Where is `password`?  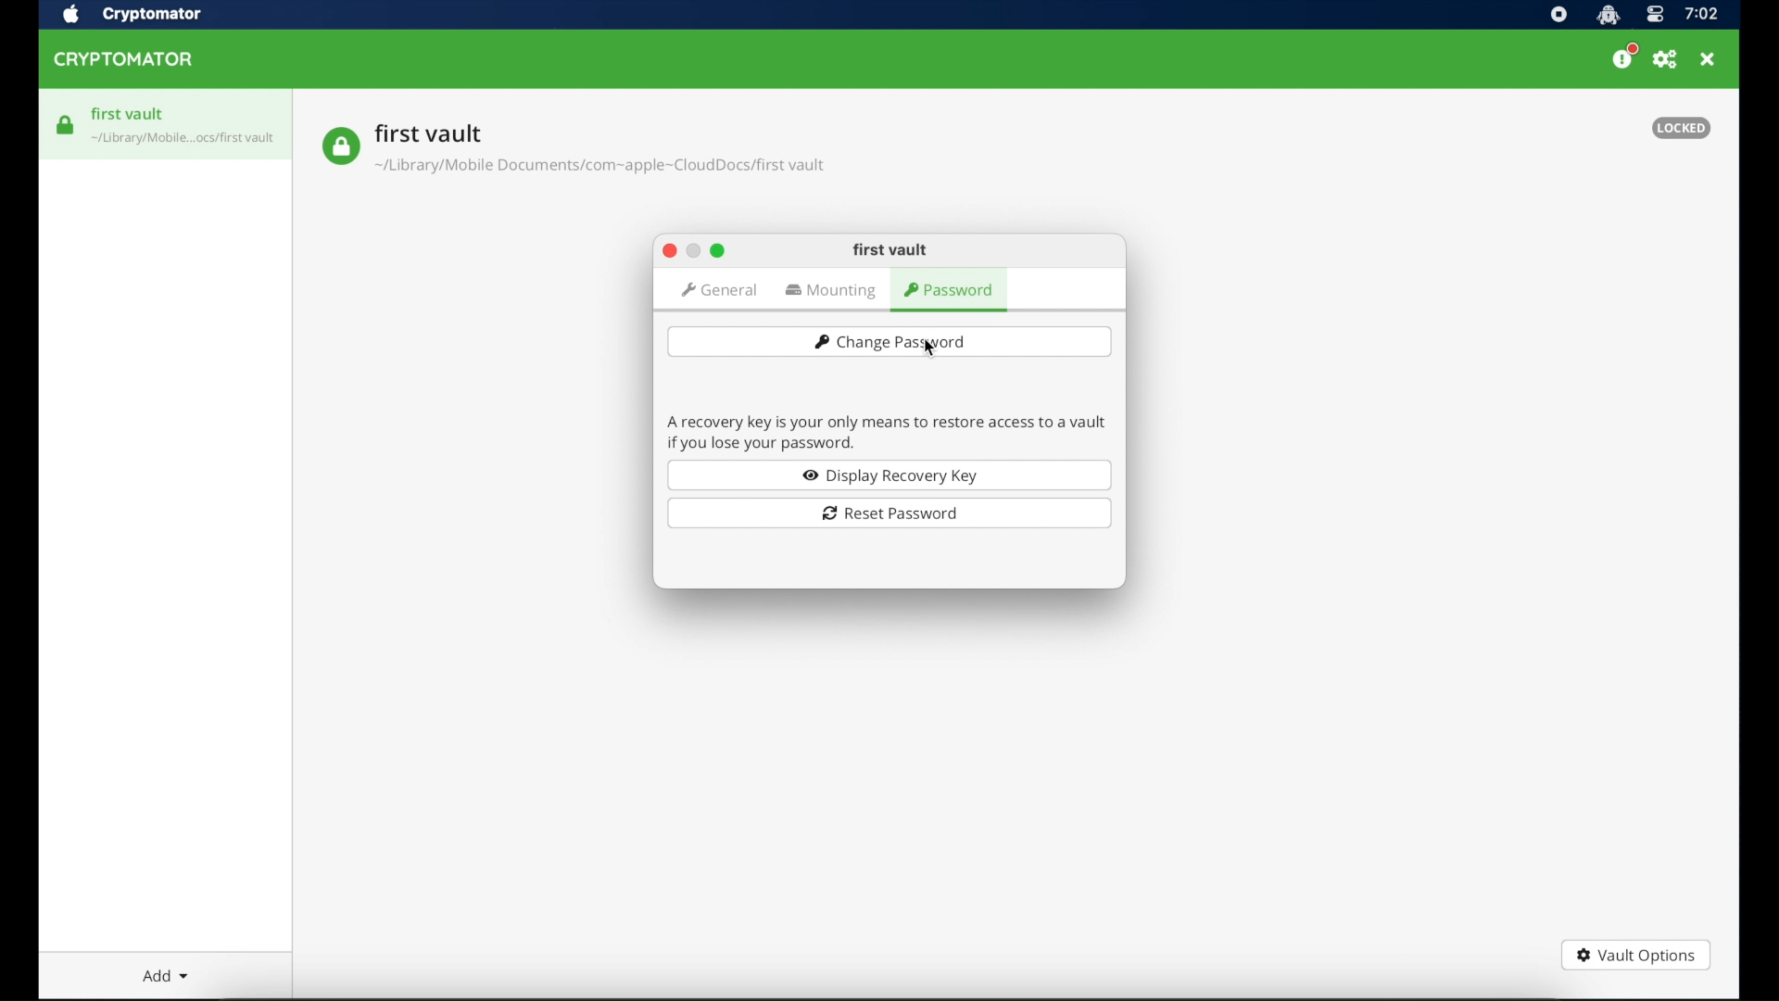
password is located at coordinates (951, 291).